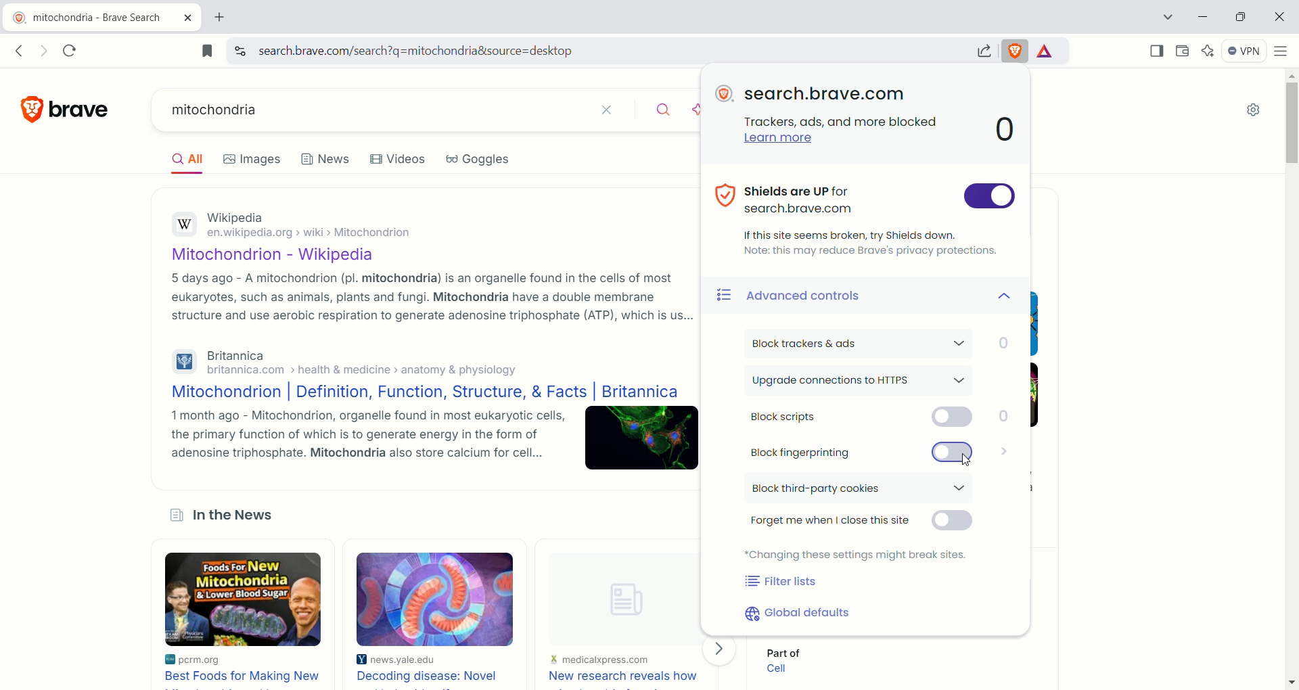 The image size is (1299, 690). What do you see at coordinates (600, 660) in the screenshot?
I see `medicalxpress.com` at bounding box center [600, 660].